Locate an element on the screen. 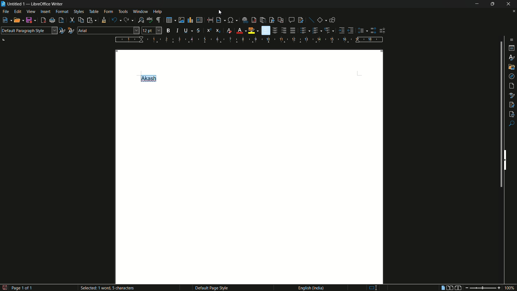 The image size is (517, 291). gallery is located at coordinates (512, 66).